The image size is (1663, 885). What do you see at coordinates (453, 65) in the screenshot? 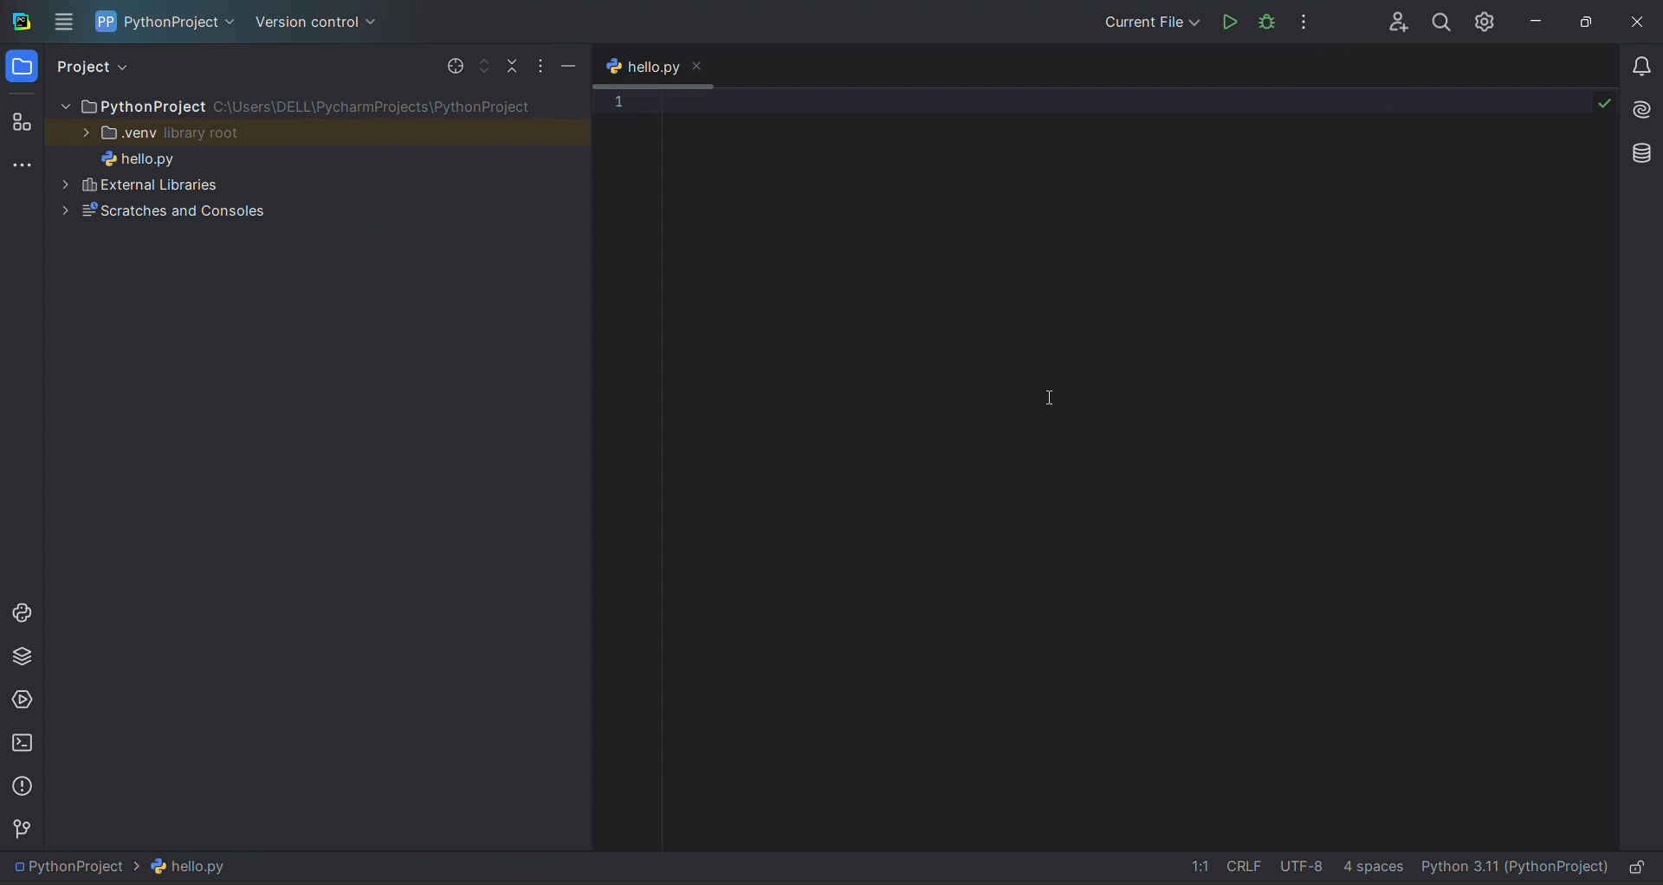
I see `select file` at bounding box center [453, 65].